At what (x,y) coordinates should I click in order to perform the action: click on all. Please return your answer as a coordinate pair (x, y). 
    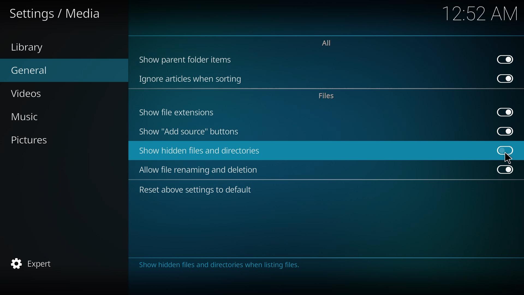
    Looking at the image, I should click on (328, 43).